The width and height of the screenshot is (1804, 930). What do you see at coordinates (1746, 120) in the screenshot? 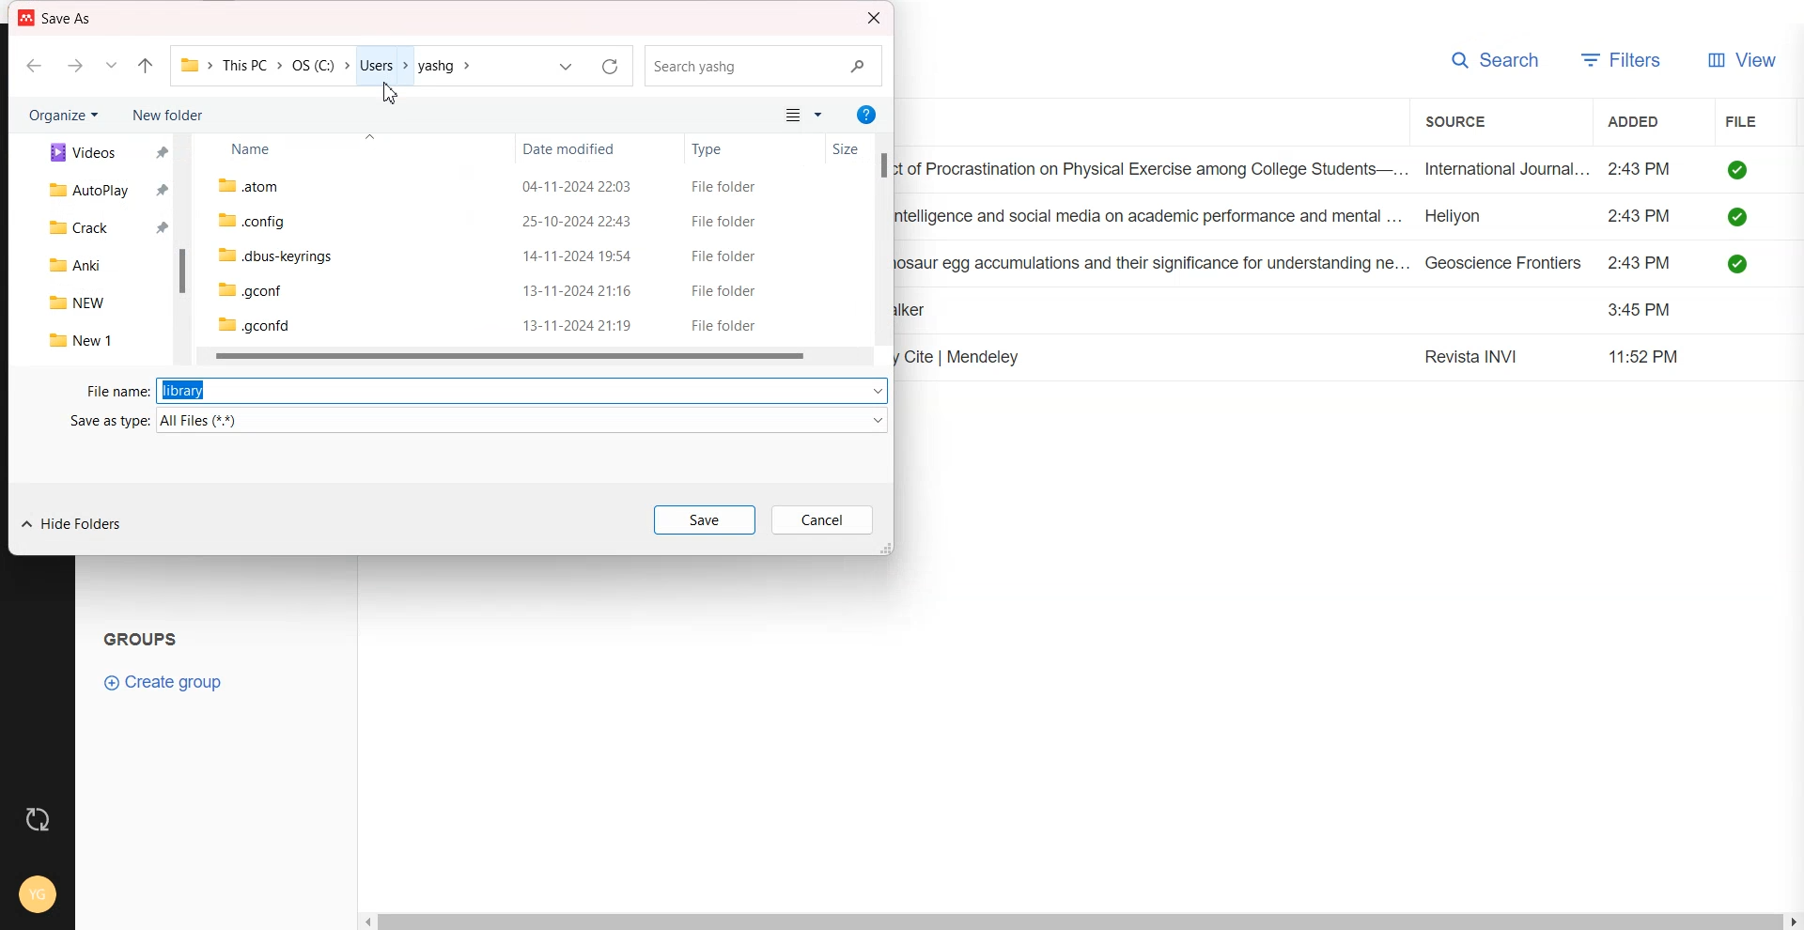
I see `File` at bounding box center [1746, 120].